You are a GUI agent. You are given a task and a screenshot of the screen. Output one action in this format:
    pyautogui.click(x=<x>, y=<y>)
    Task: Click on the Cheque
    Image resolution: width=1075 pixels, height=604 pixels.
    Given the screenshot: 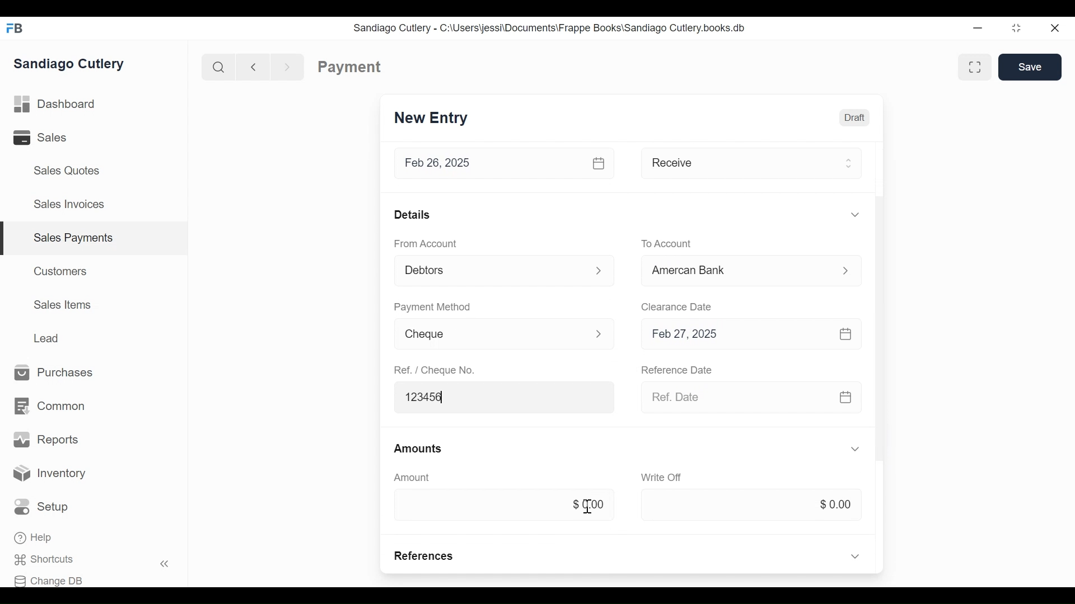 What is the action you would take?
    pyautogui.click(x=488, y=335)
    